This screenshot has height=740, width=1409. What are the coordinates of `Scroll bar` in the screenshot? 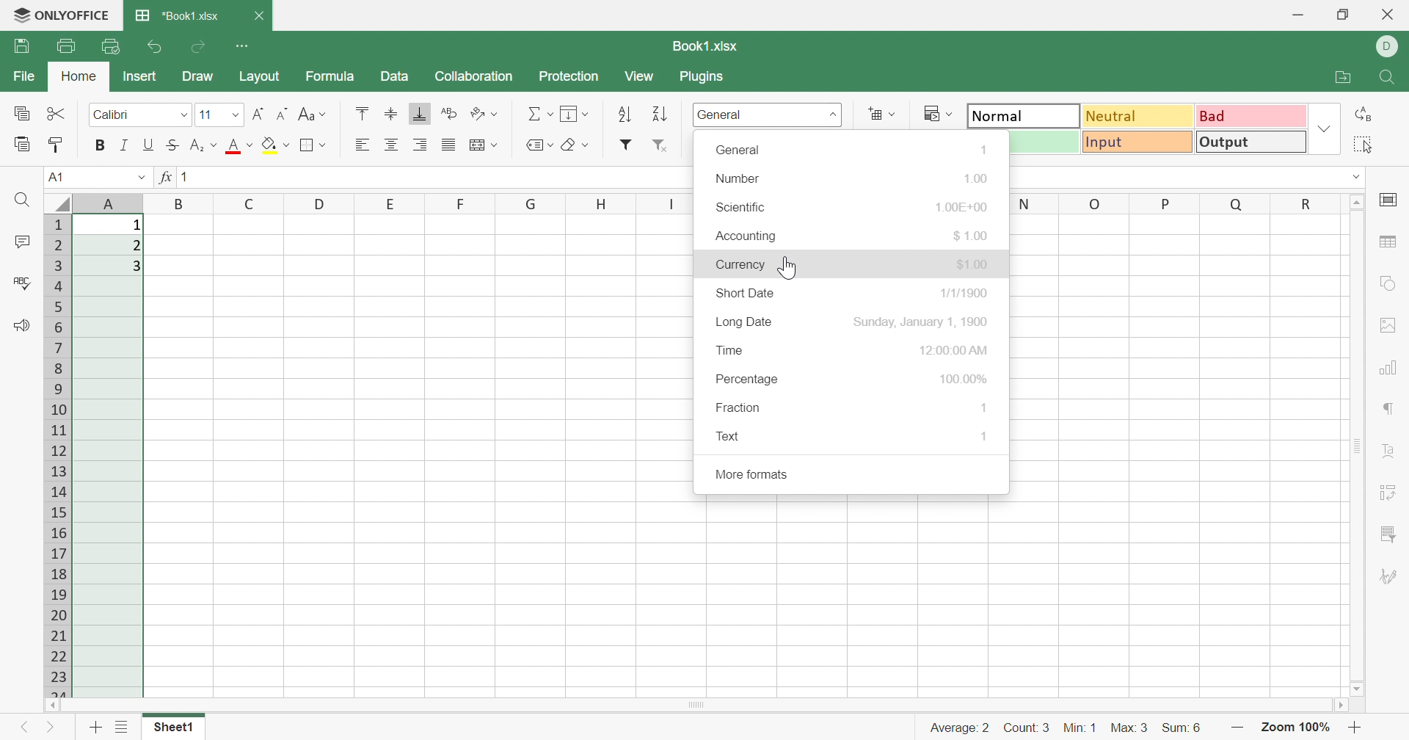 It's located at (696, 705).